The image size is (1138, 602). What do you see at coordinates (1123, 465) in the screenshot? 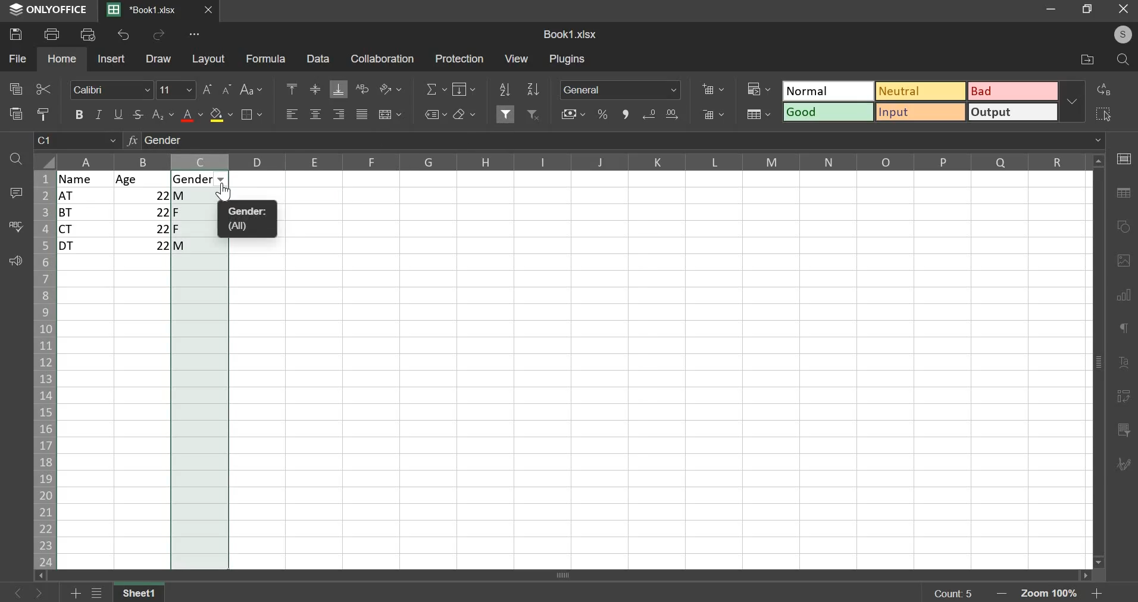
I see `signature` at bounding box center [1123, 465].